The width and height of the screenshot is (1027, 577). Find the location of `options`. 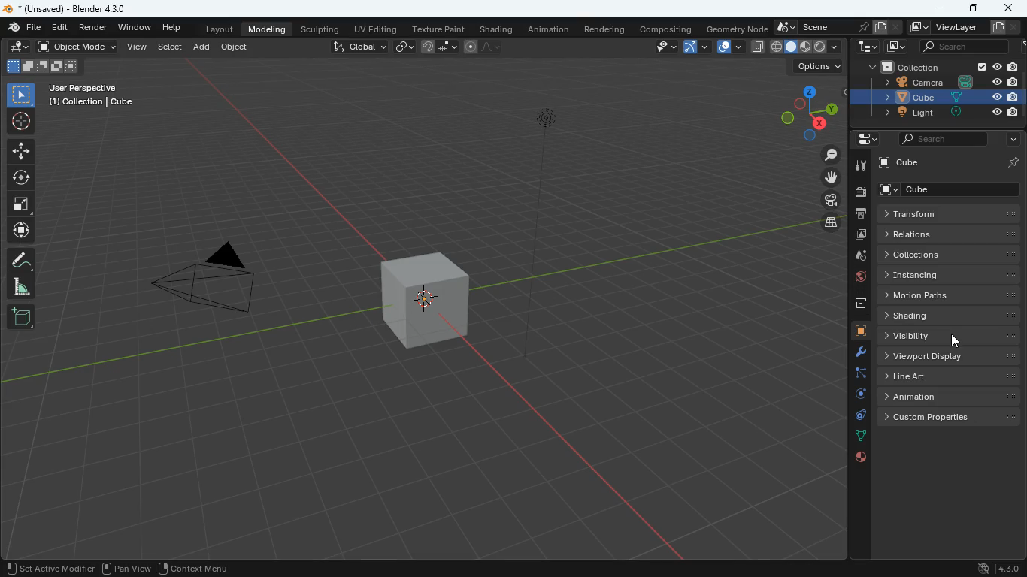

options is located at coordinates (818, 65).